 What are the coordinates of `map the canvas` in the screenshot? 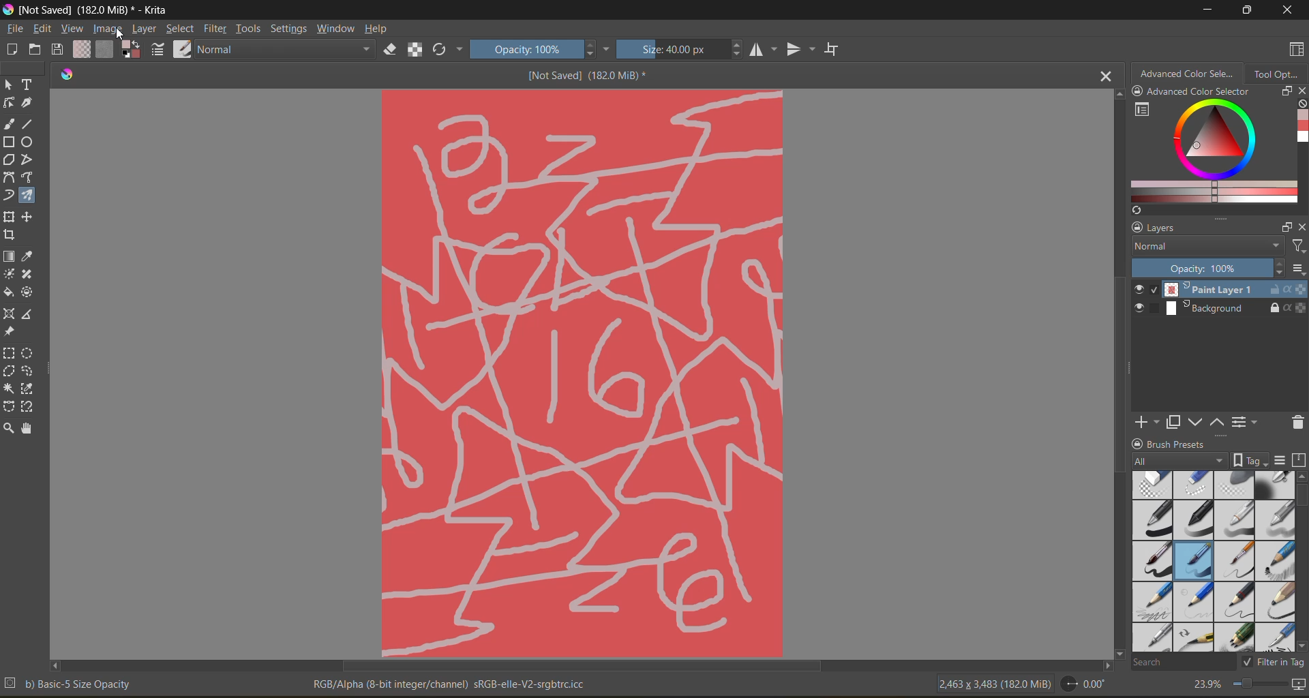 It's located at (1297, 684).